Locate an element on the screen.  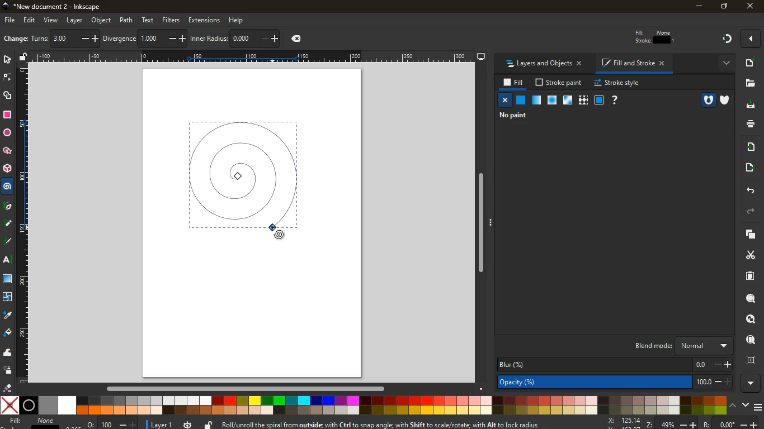
color is located at coordinates (363, 406).